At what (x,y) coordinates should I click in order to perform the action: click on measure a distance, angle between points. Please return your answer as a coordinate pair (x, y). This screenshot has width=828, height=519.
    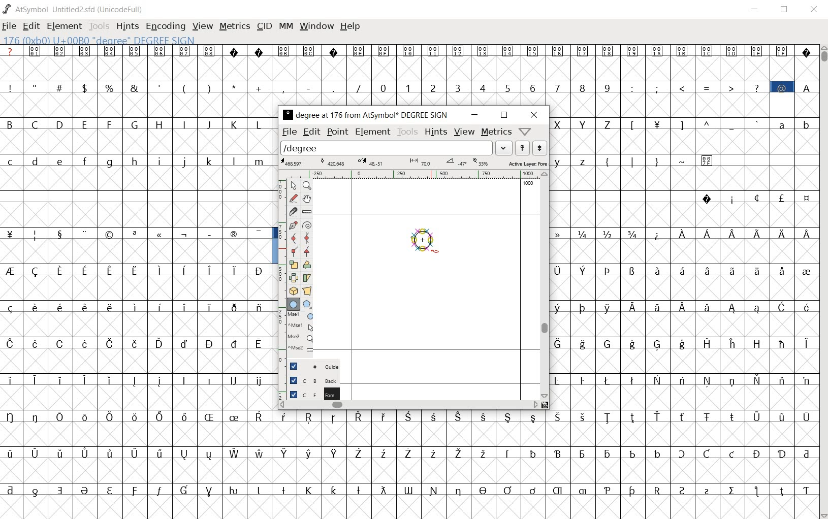
    Looking at the image, I should click on (307, 212).